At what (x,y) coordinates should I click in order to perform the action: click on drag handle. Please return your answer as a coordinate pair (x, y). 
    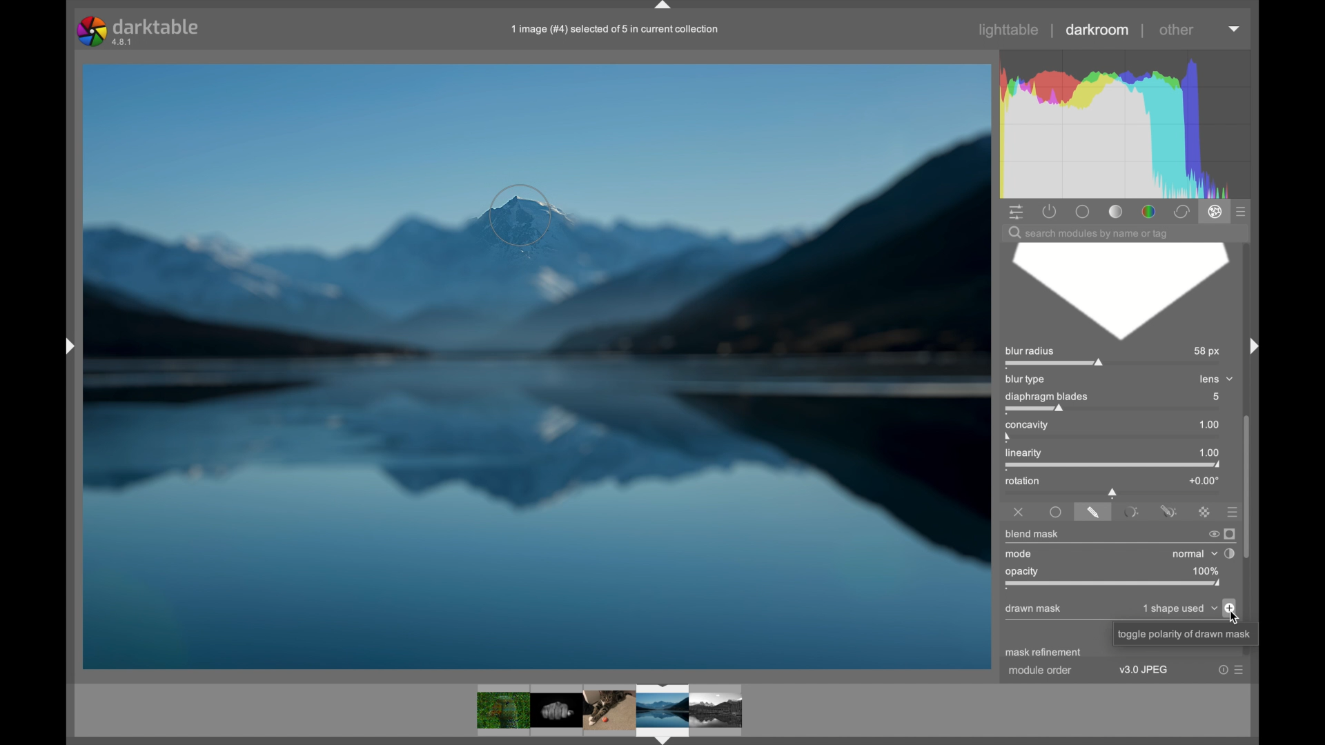
    Looking at the image, I should click on (1249, 345).